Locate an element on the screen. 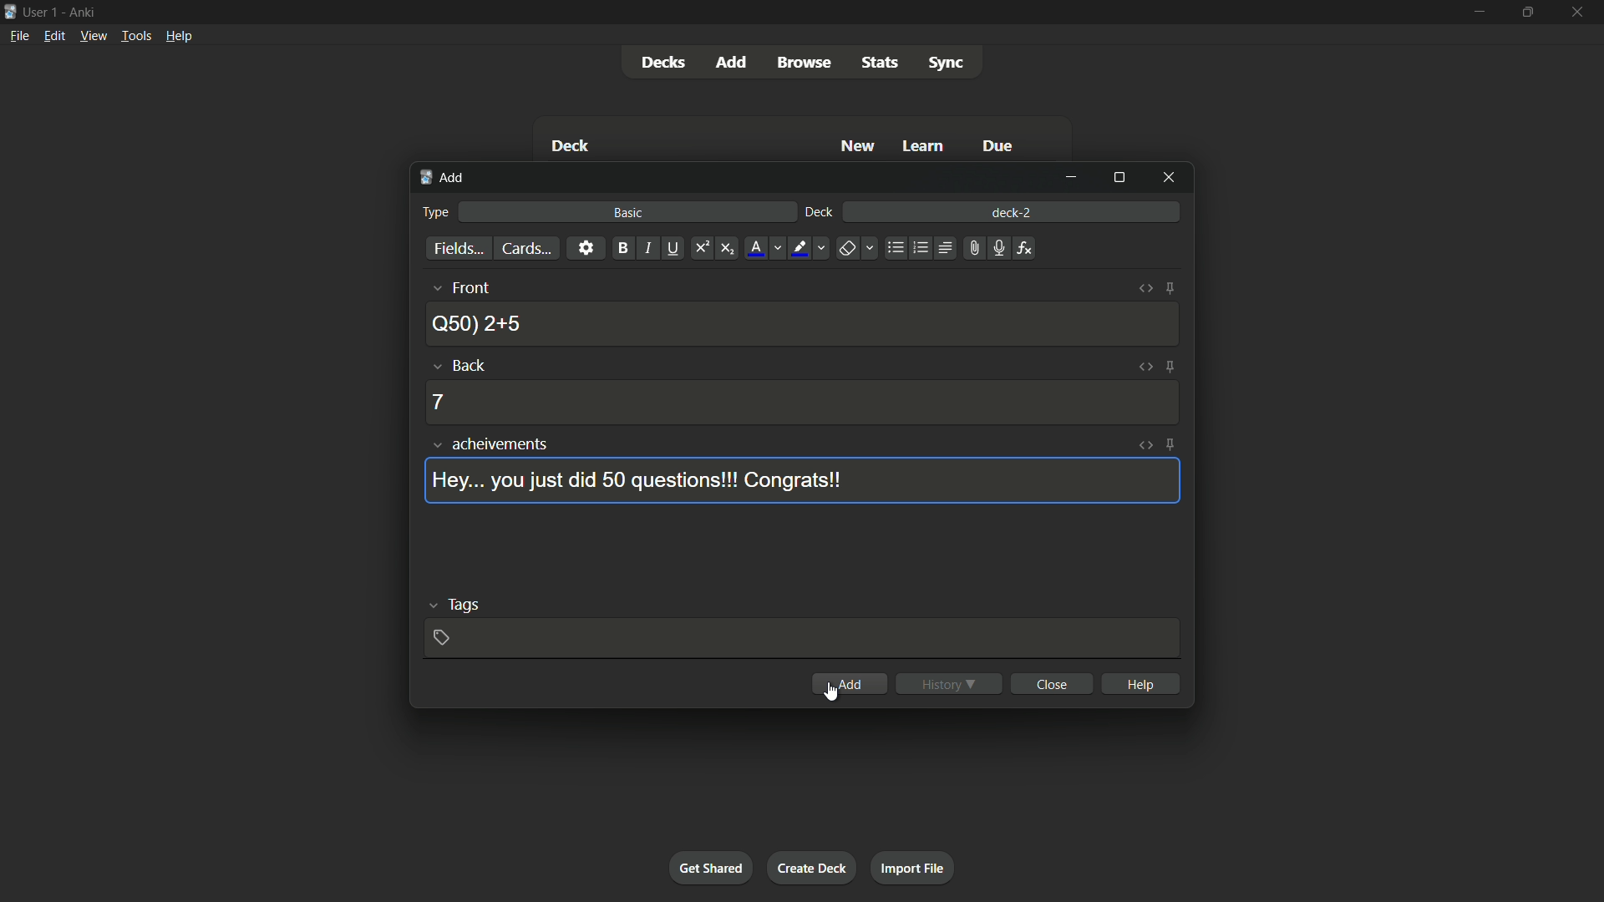 The width and height of the screenshot is (1604, 902). fields is located at coordinates (457, 249).